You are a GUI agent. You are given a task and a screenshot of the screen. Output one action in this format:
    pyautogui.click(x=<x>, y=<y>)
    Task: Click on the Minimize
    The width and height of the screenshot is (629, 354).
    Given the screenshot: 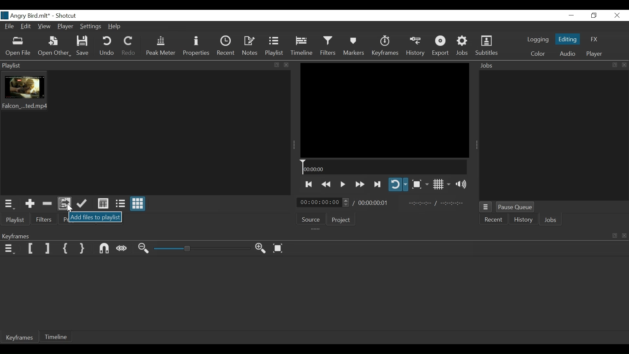 What is the action you would take?
    pyautogui.click(x=573, y=16)
    